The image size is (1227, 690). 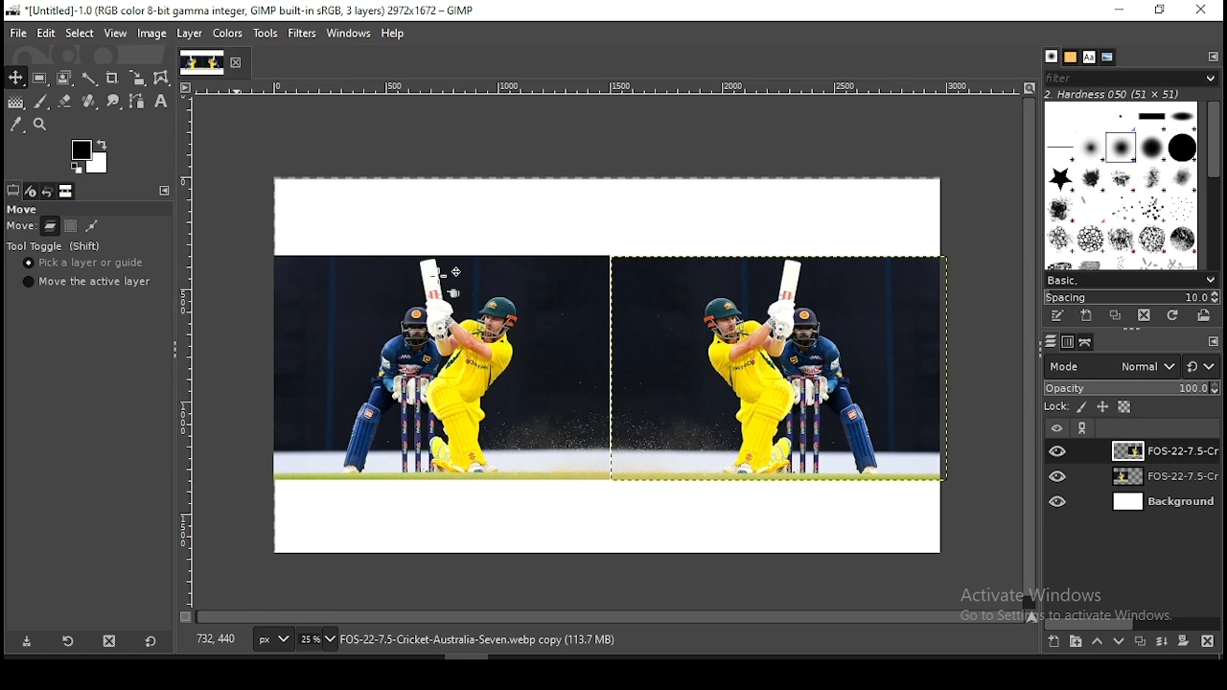 What do you see at coordinates (70, 226) in the screenshot?
I see `move channels` at bounding box center [70, 226].